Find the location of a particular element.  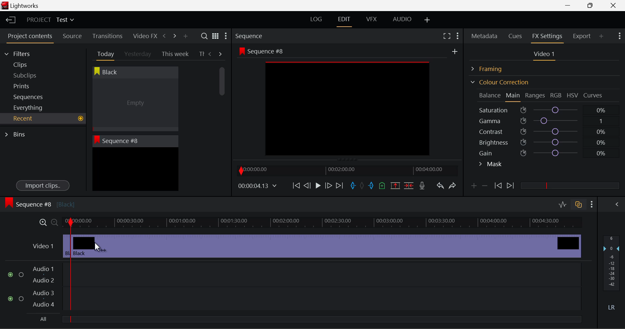

Redo is located at coordinates (452, 185).